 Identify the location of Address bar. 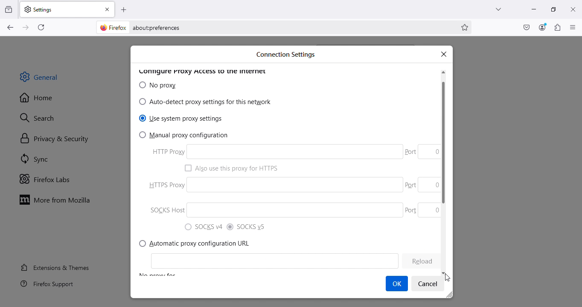
(294, 27).